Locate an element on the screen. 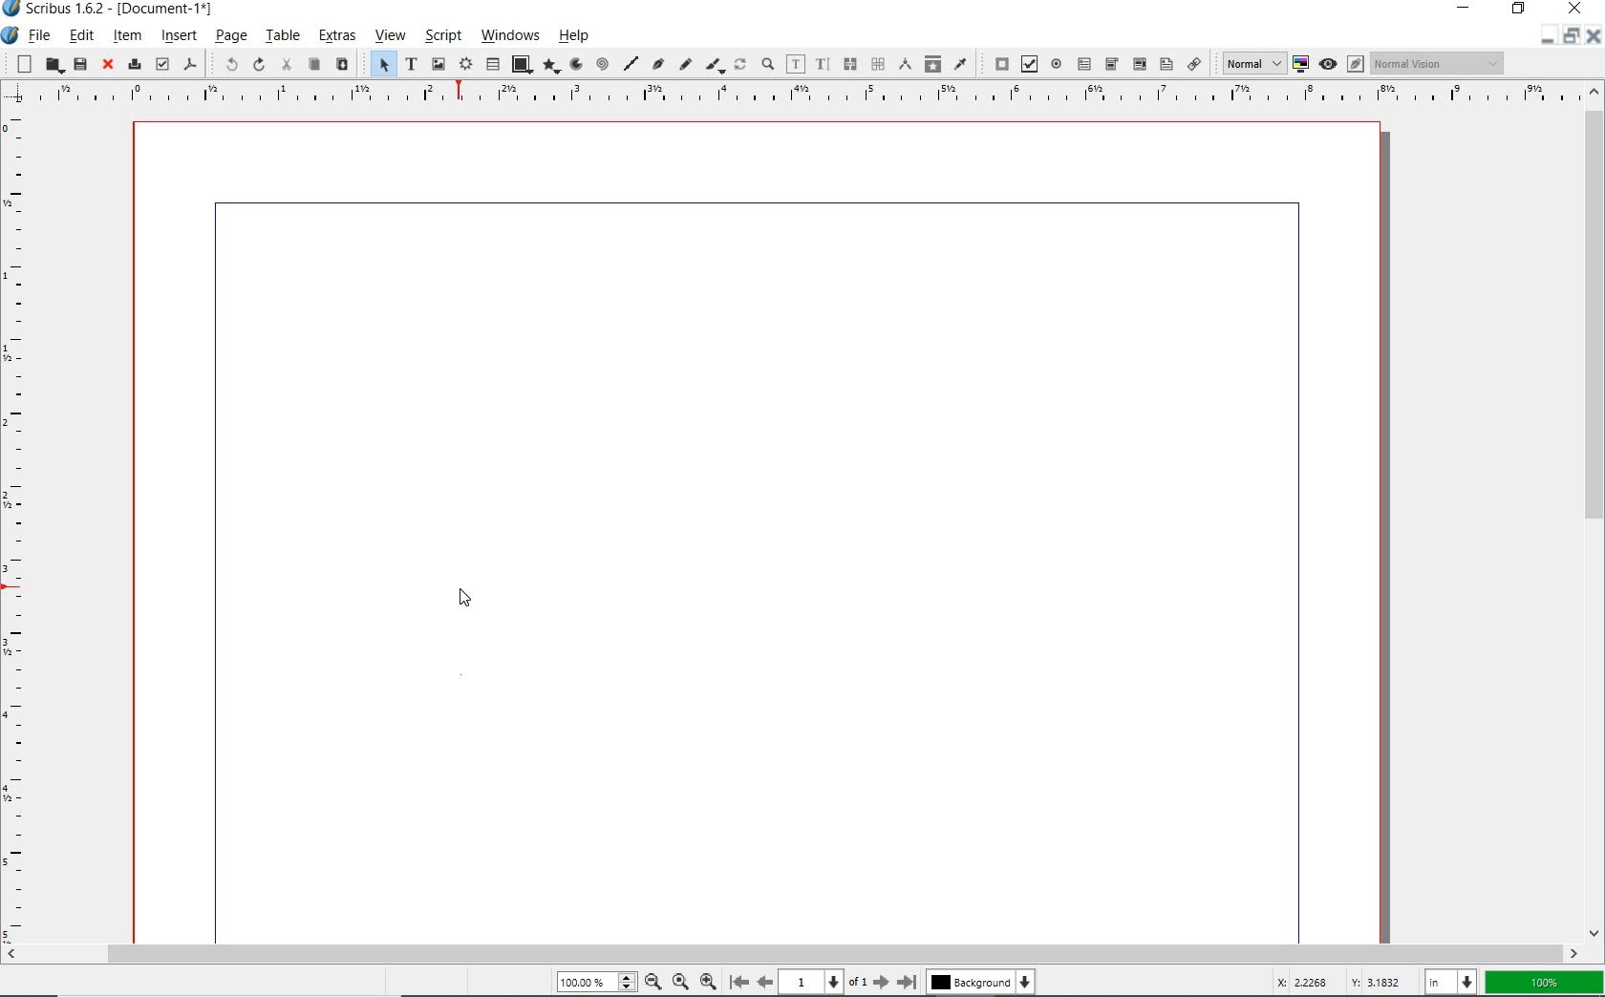 The width and height of the screenshot is (1605, 997). shape is located at coordinates (521, 65).